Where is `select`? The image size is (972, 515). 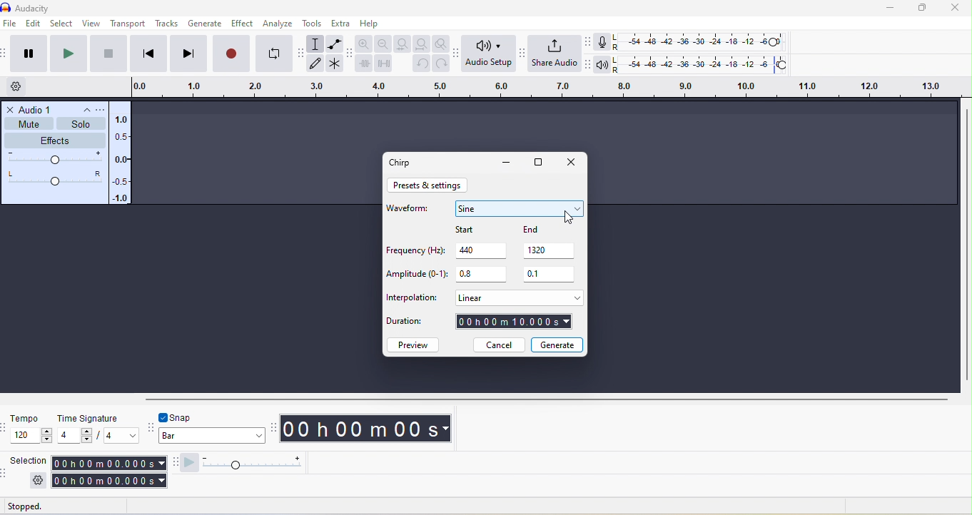 select is located at coordinates (61, 24).